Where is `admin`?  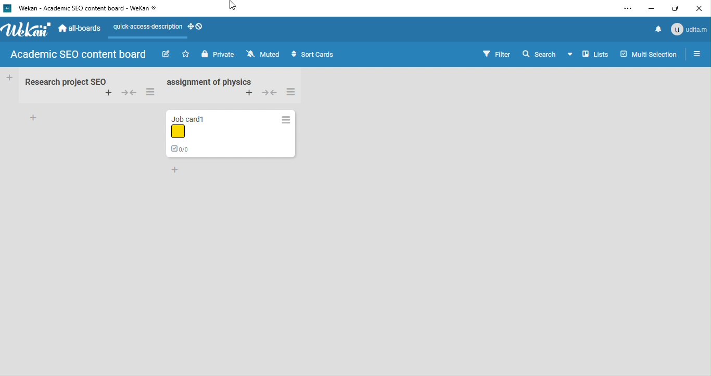 admin is located at coordinates (690, 29).